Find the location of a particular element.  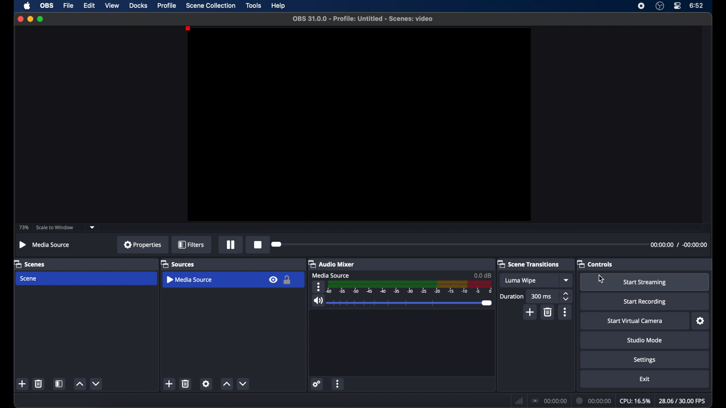

more options is located at coordinates (565, 312).